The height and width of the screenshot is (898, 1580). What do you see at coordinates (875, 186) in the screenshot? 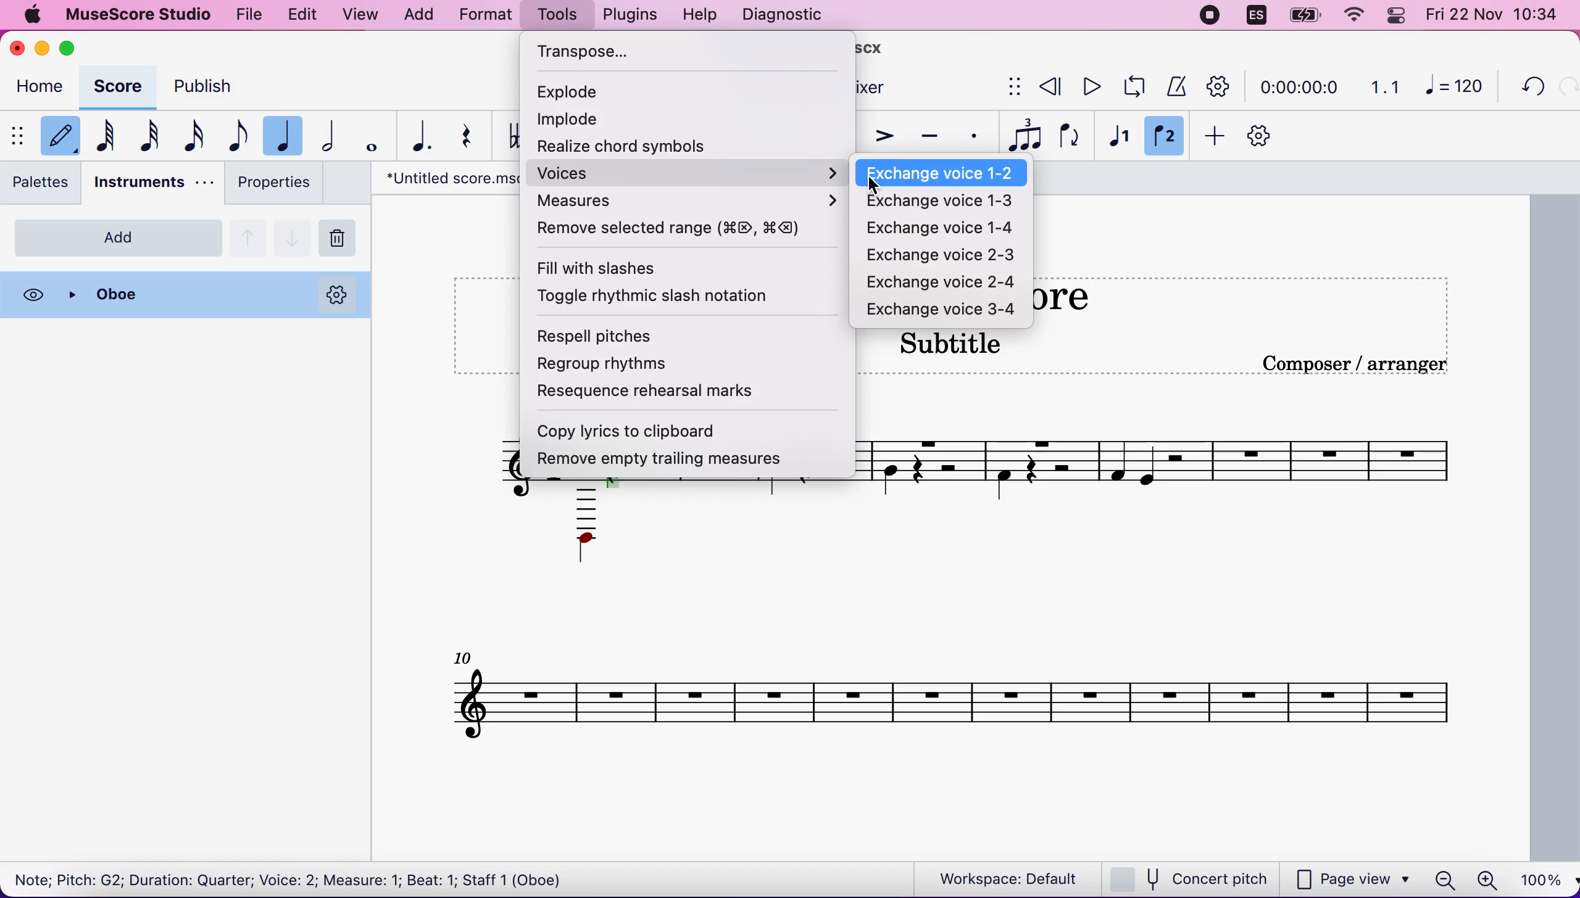
I see `cursor` at bounding box center [875, 186].